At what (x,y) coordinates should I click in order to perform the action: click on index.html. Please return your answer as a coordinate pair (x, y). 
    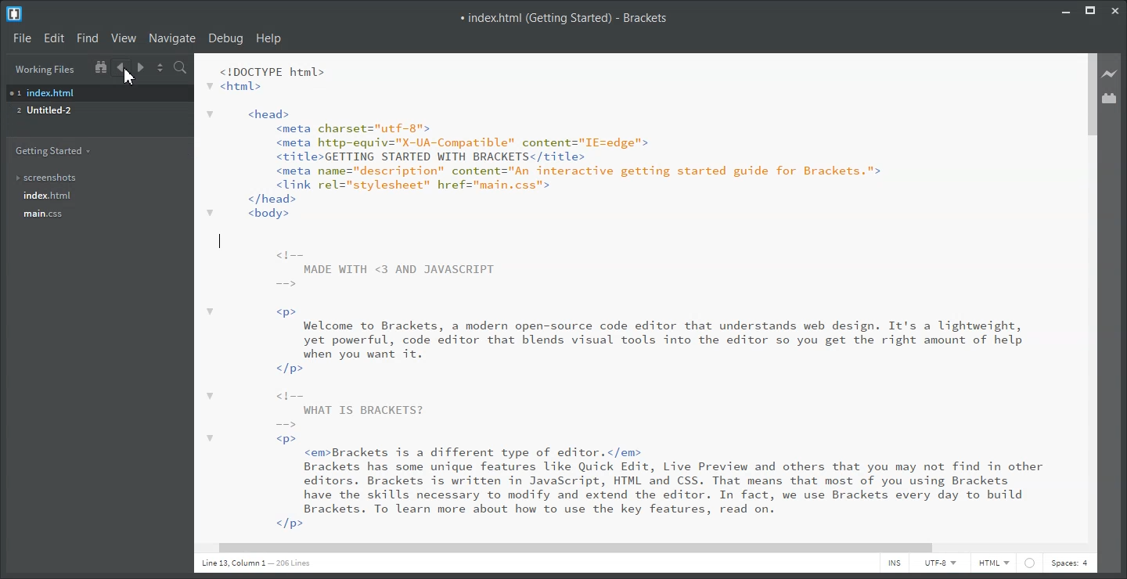
    Looking at the image, I should click on (47, 195).